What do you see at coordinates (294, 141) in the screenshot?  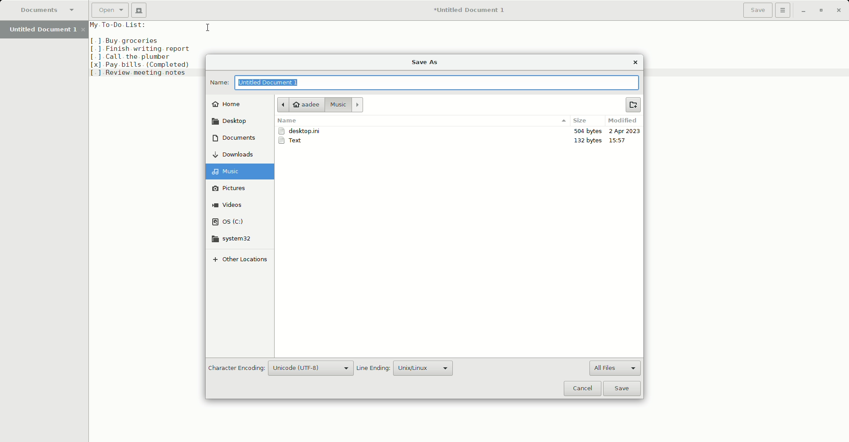 I see `Text` at bounding box center [294, 141].